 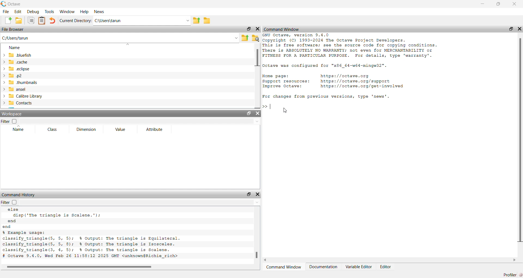 I want to click on details of octave configuration, so click(x=328, y=66).